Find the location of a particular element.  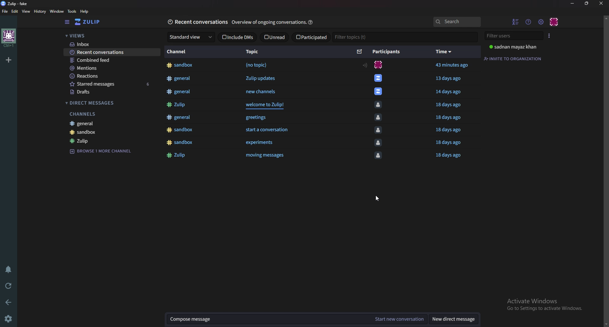

Tools is located at coordinates (72, 11).